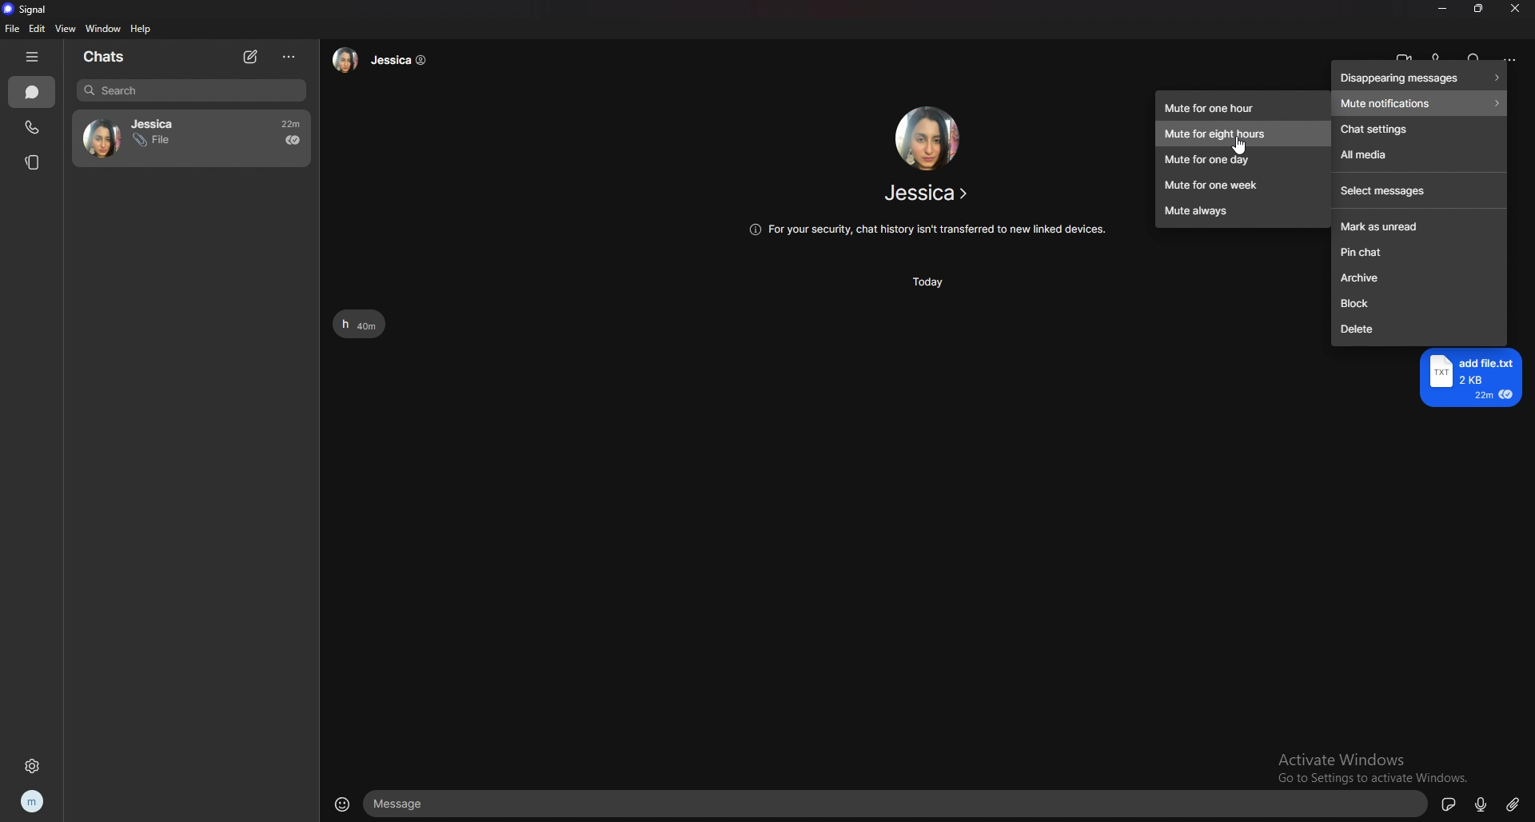 This screenshot has width=1535, height=822. Describe the element at coordinates (27, 9) in the screenshot. I see `signal` at that location.